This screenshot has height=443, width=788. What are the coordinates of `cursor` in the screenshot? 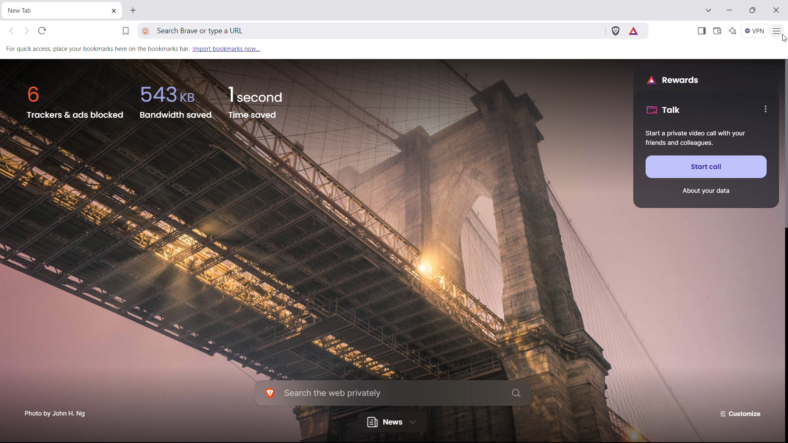 It's located at (782, 39).